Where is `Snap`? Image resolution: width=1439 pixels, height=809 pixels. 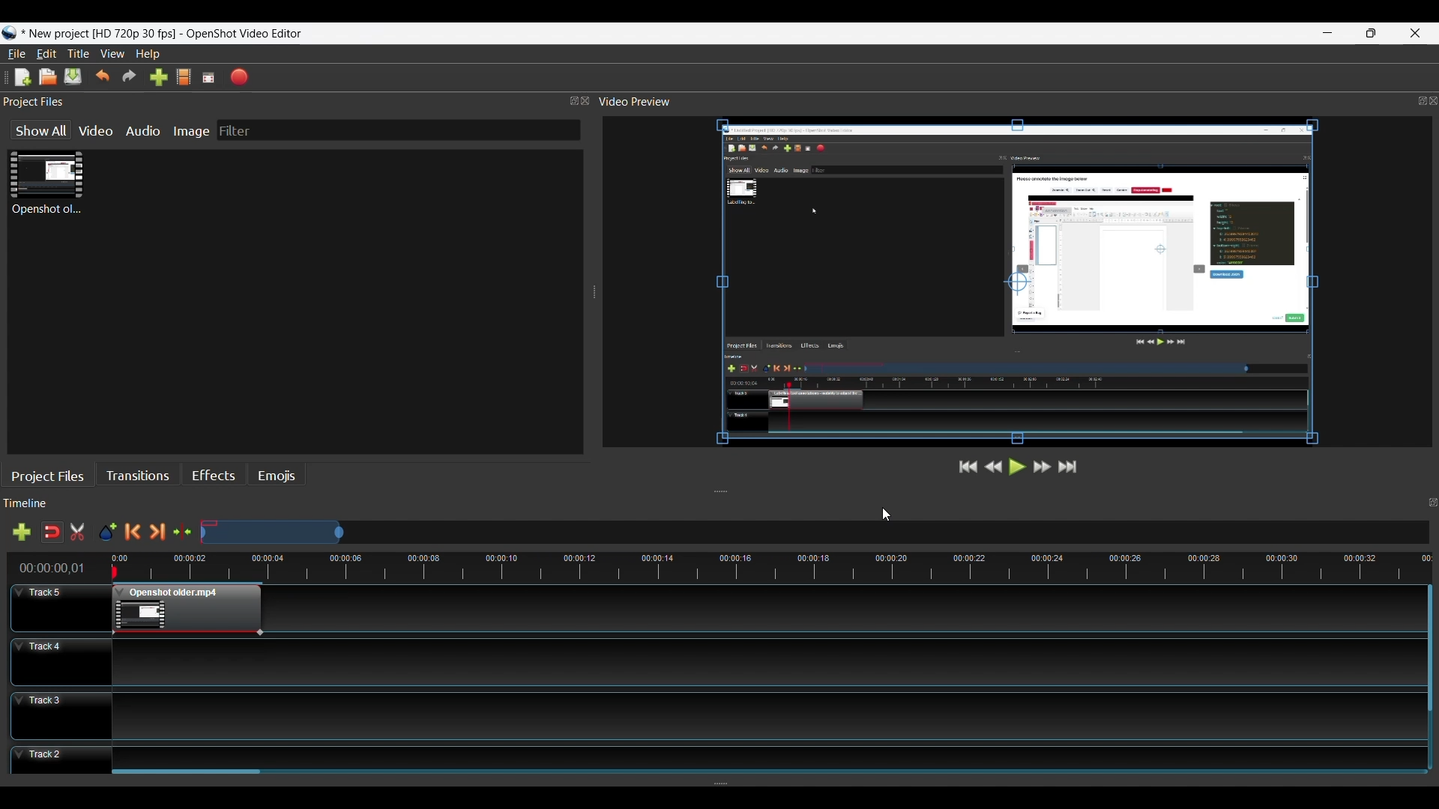 Snap is located at coordinates (52, 533).